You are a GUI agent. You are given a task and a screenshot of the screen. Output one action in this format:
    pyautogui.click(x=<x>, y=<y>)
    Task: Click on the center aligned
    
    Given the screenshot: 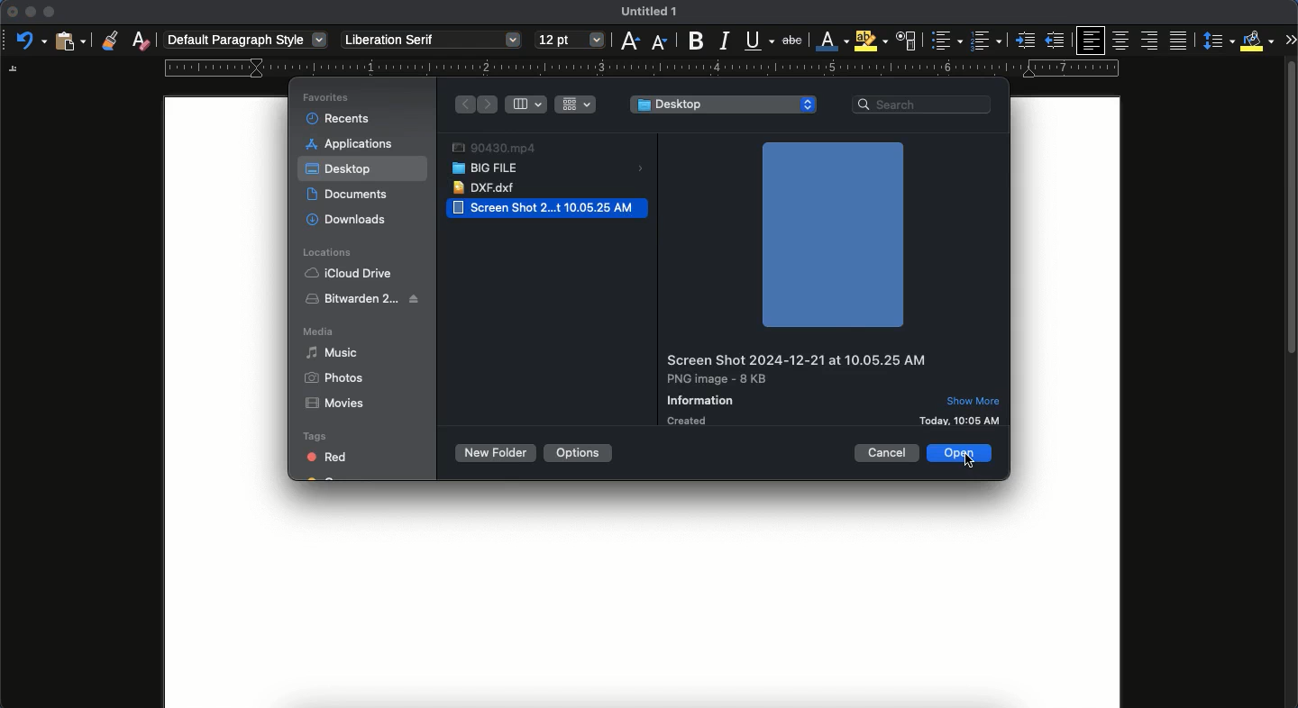 What is the action you would take?
    pyautogui.click(x=1123, y=40)
    